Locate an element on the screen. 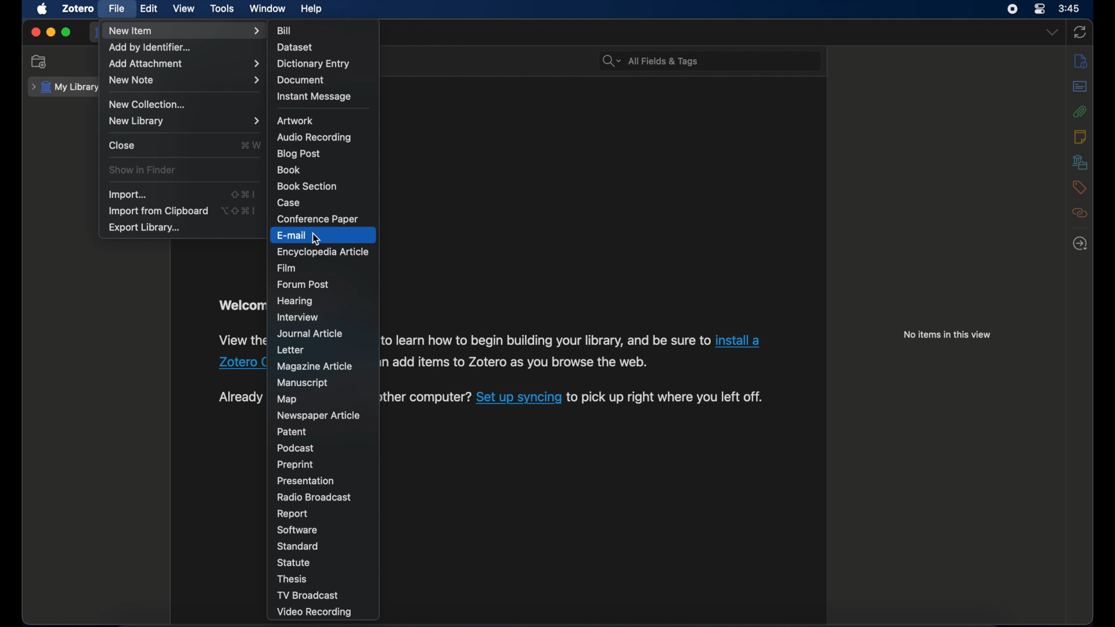 The image size is (1115, 627). export library is located at coordinates (143, 228).